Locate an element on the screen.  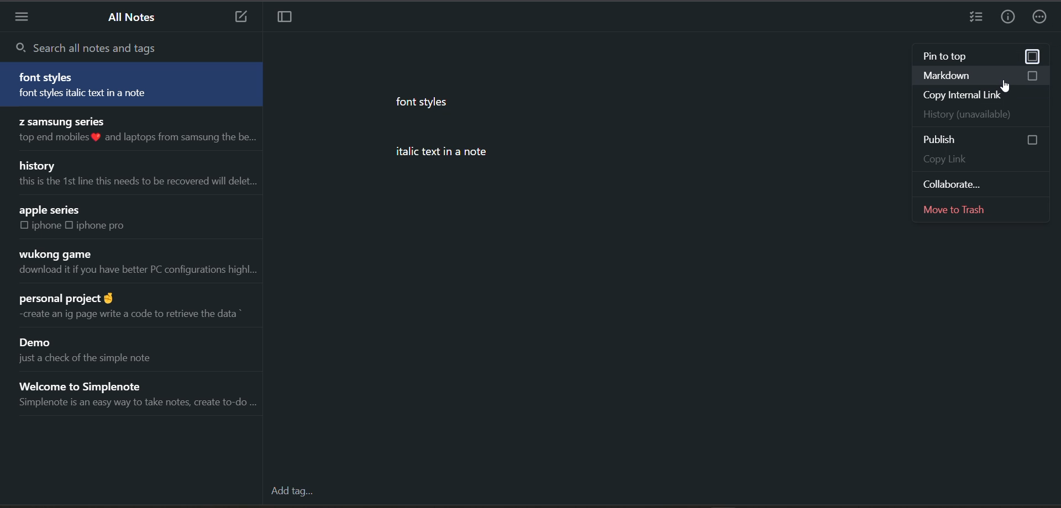
note title and preview is located at coordinates (138, 175).